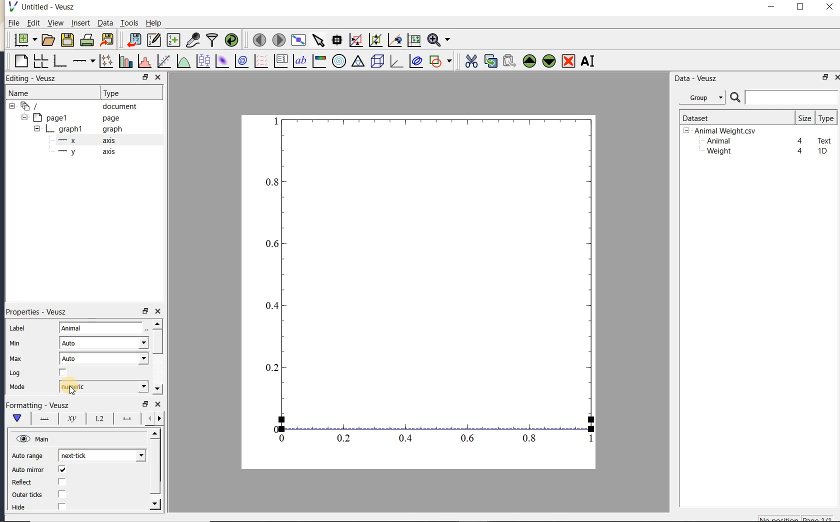 The image size is (840, 522). Describe the element at coordinates (567, 62) in the screenshot. I see `remove the selected widget` at that location.